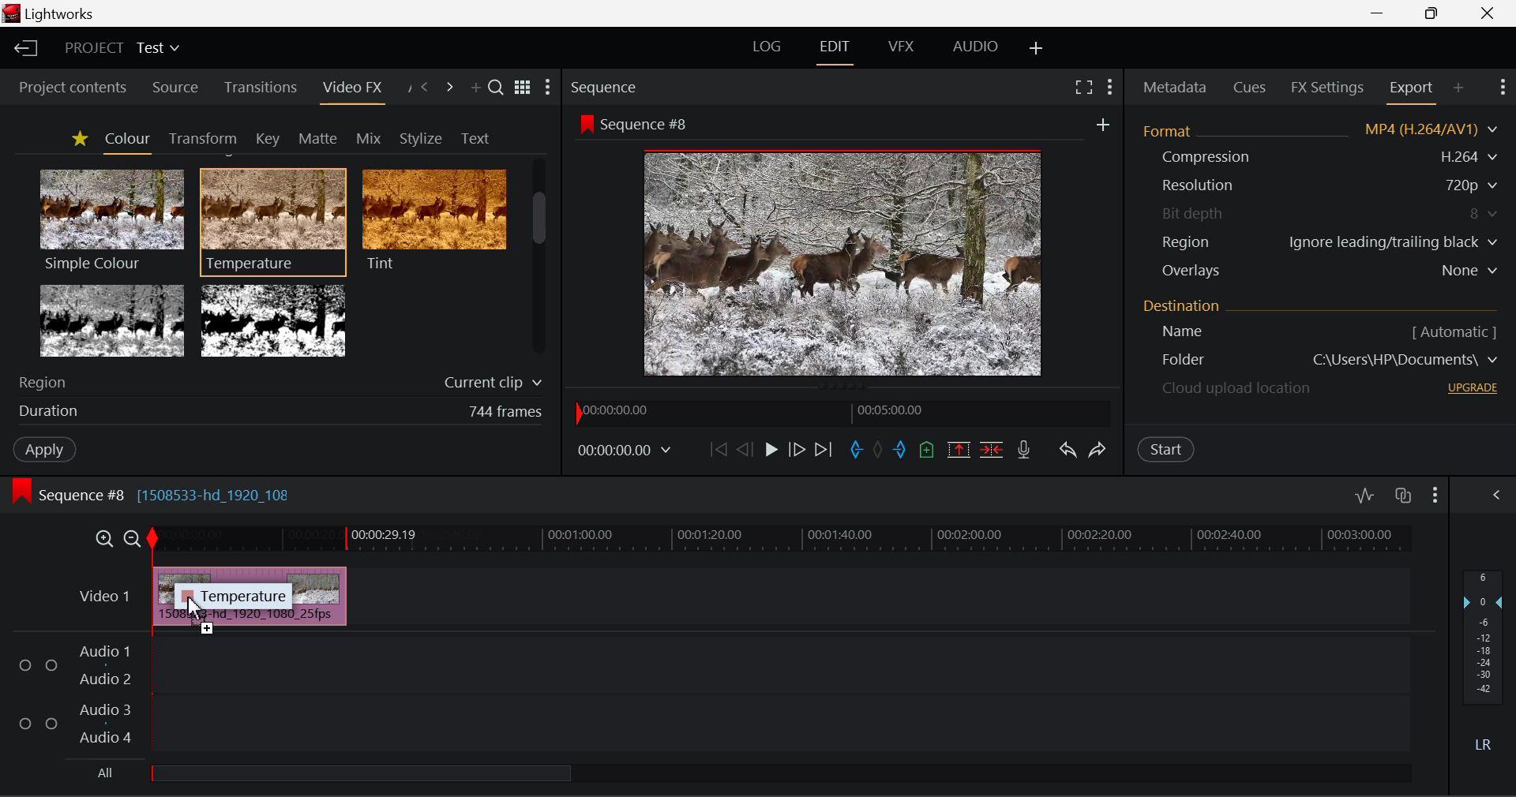 Image resolution: width=1516 pixels, height=797 pixels. What do you see at coordinates (827, 450) in the screenshot?
I see `To End` at bounding box center [827, 450].